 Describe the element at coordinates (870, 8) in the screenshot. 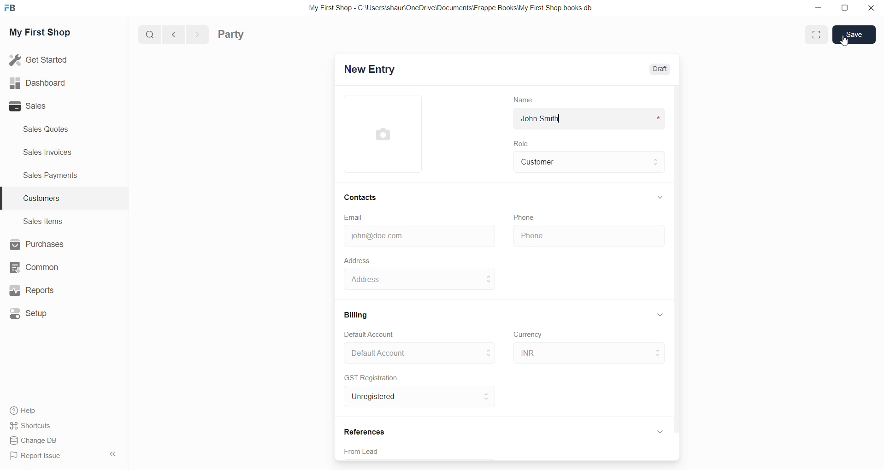

I see `close` at that location.